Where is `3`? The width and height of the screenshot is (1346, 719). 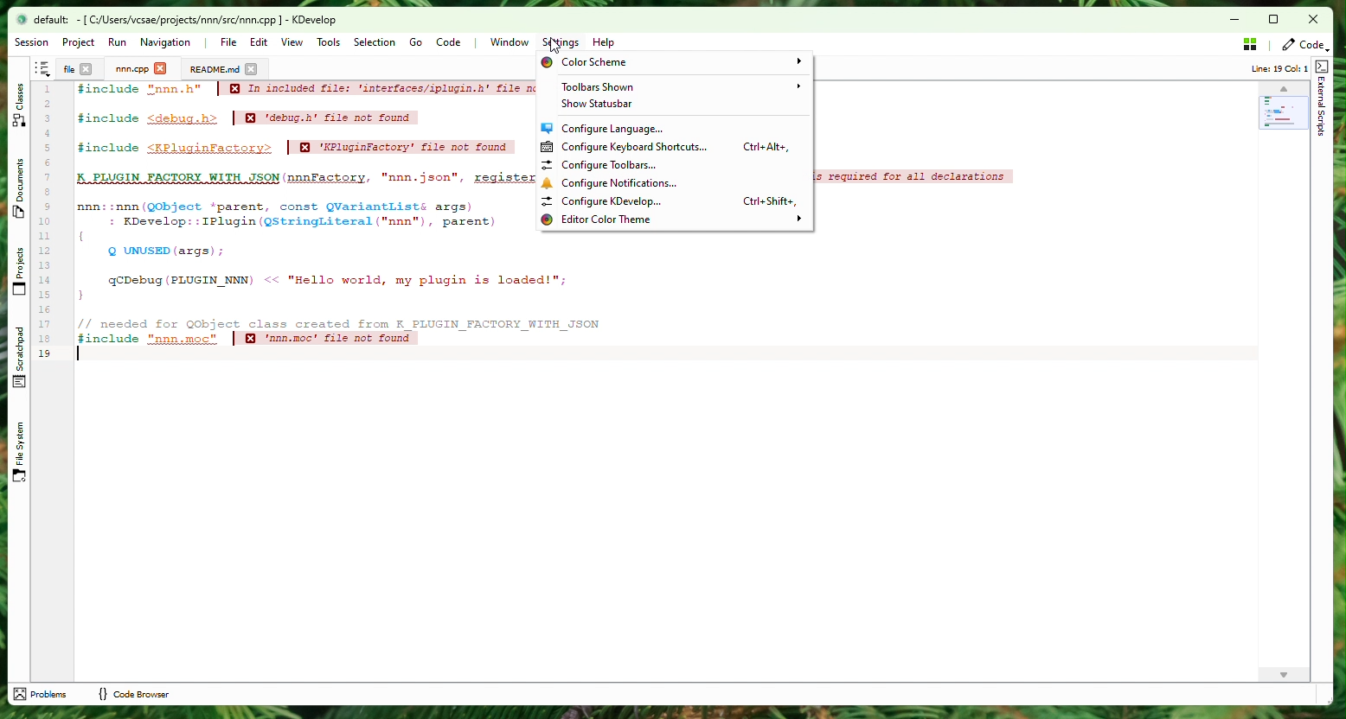 3 is located at coordinates (47, 118).